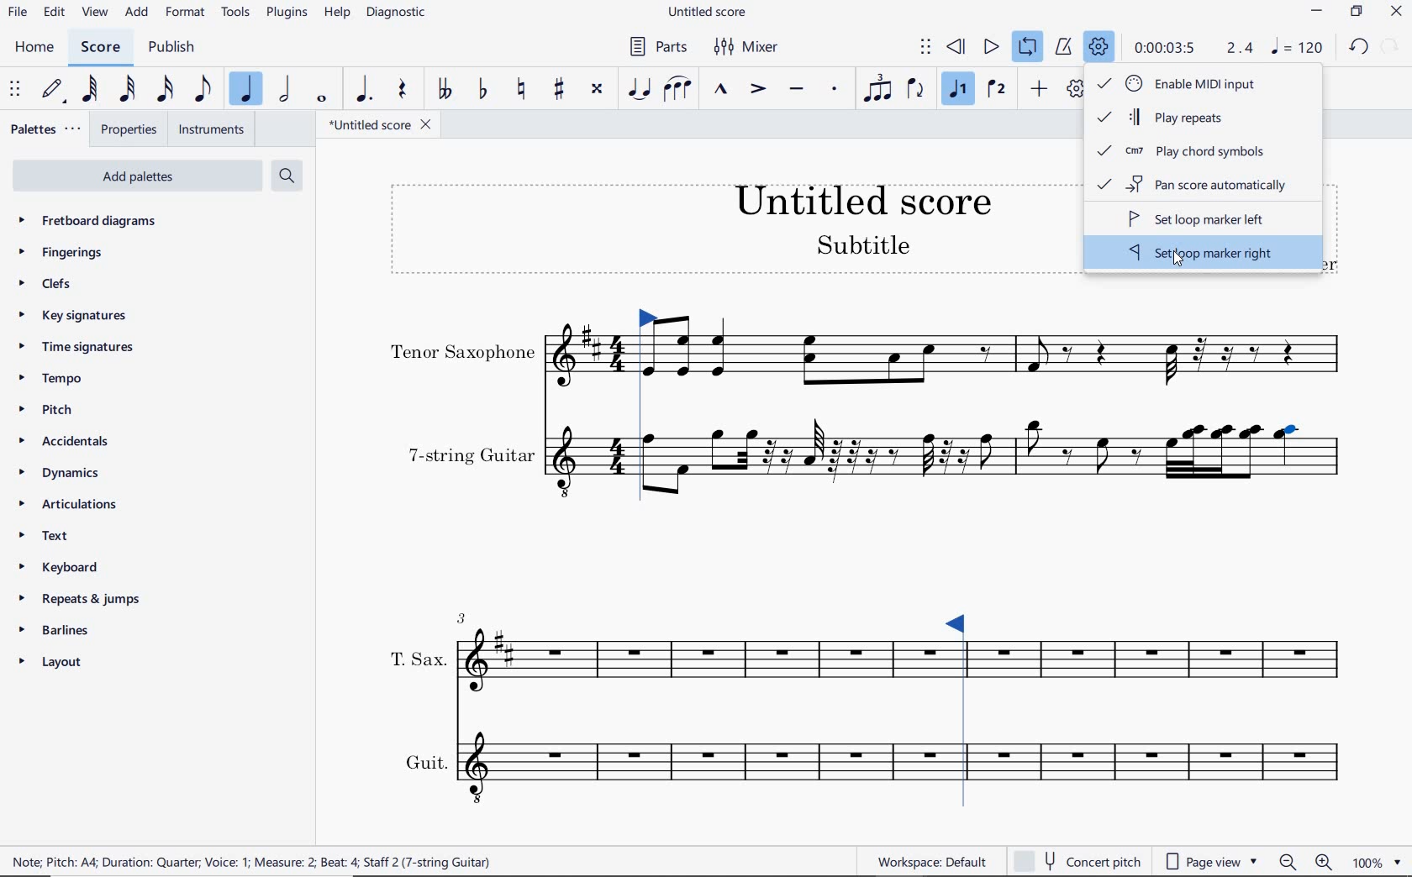 The image size is (1412, 877). What do you see at coordinates (876, 89) in the screenshot?
I see `TUPLET` at bounding box center [876, 89].